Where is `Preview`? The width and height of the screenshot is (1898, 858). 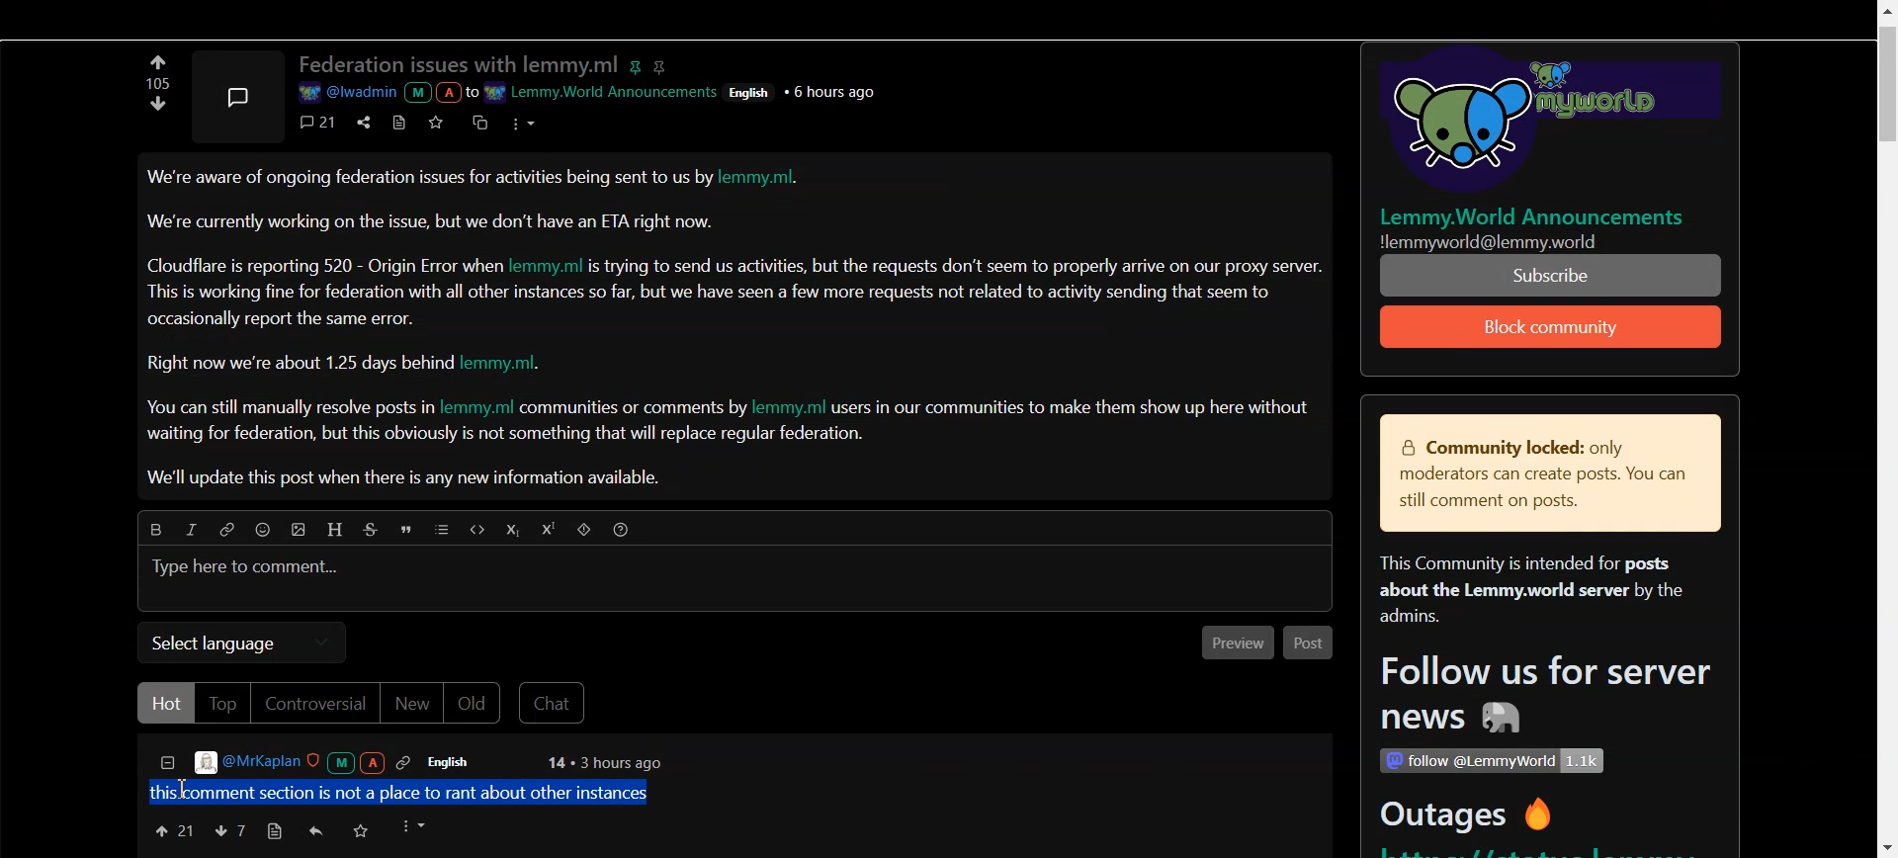
Preview is located at coordinates (1232, 644).